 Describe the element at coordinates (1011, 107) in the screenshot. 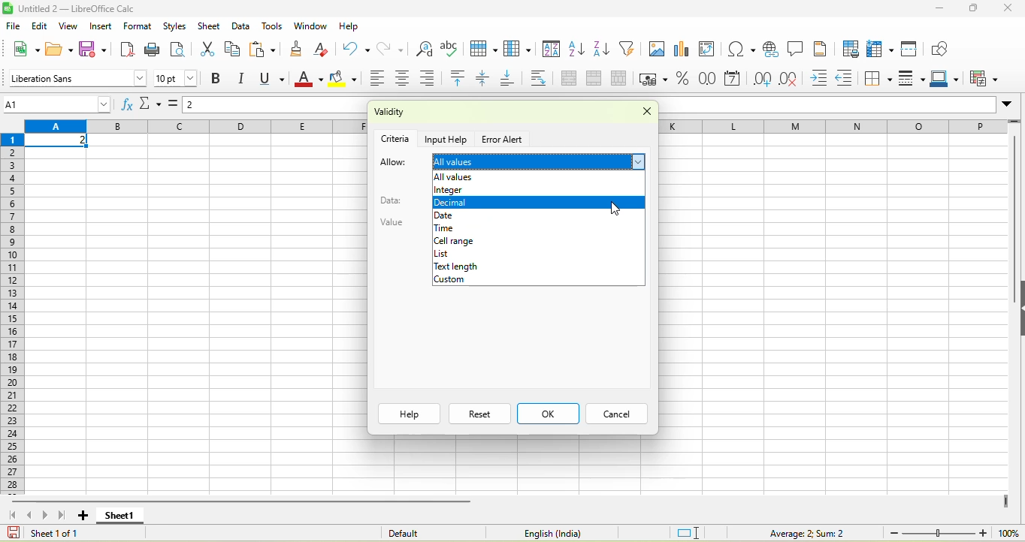

I see `expand formula bar` at that location.